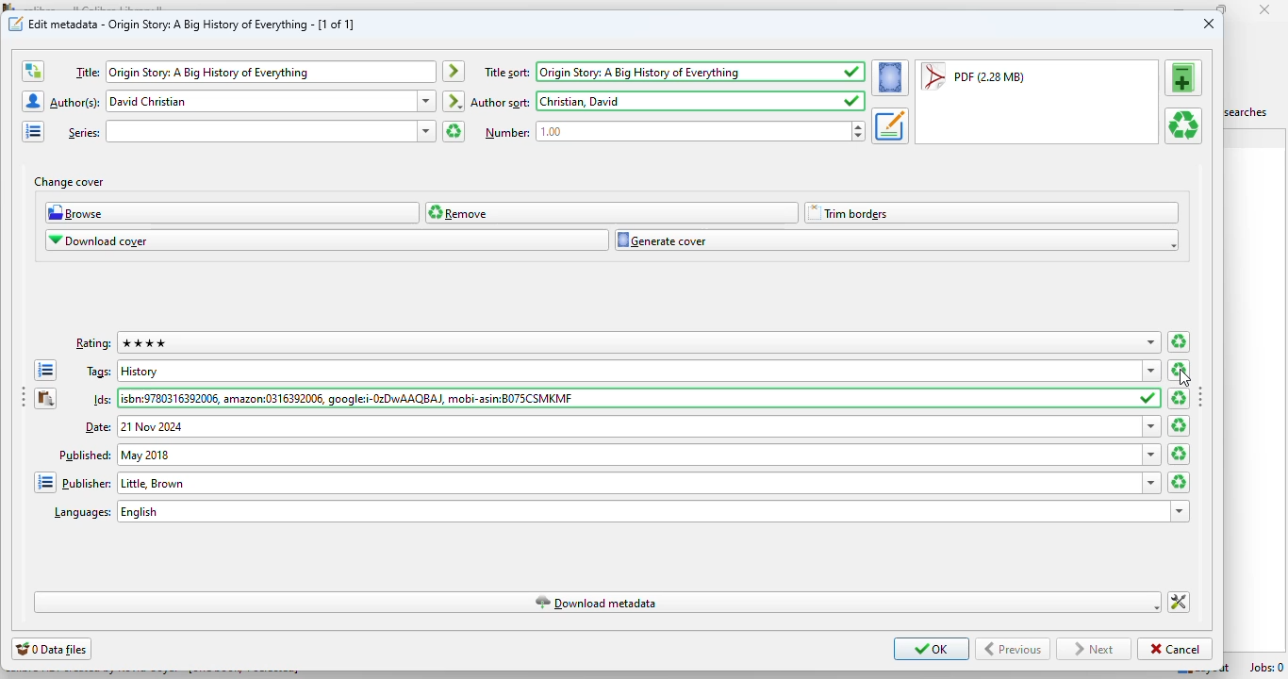 The width and height of the screenshot is (1288, 679). I want to click on published: May 2018, so click(629, 455).